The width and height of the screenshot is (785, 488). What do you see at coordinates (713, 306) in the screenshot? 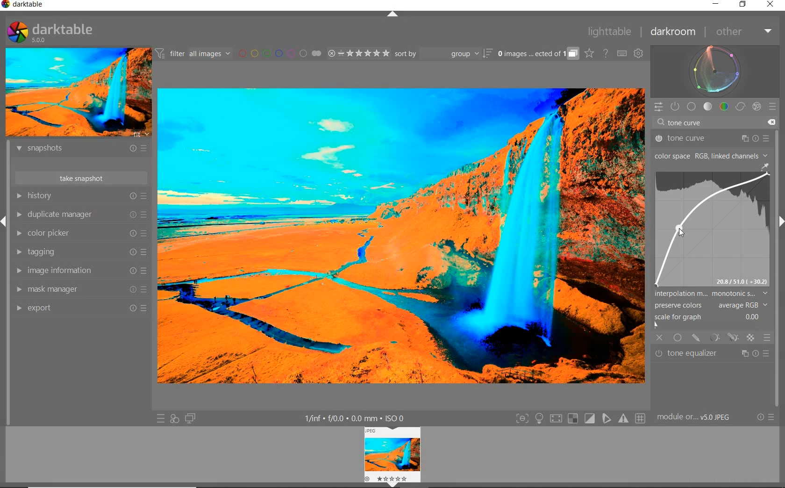
I see `PRESERVE COLORS` at bounding box center [713, 306].